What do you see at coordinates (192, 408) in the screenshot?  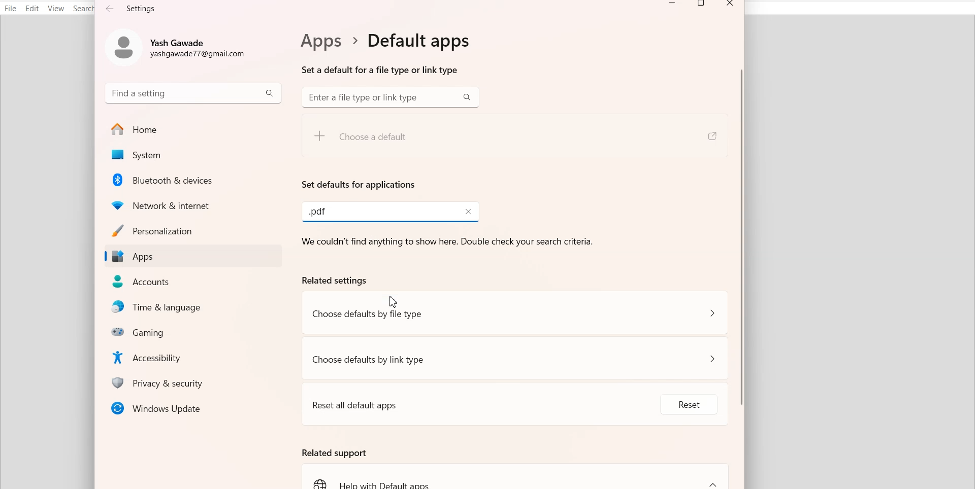 I see `Window Updates` at bounding box center [192, 408].